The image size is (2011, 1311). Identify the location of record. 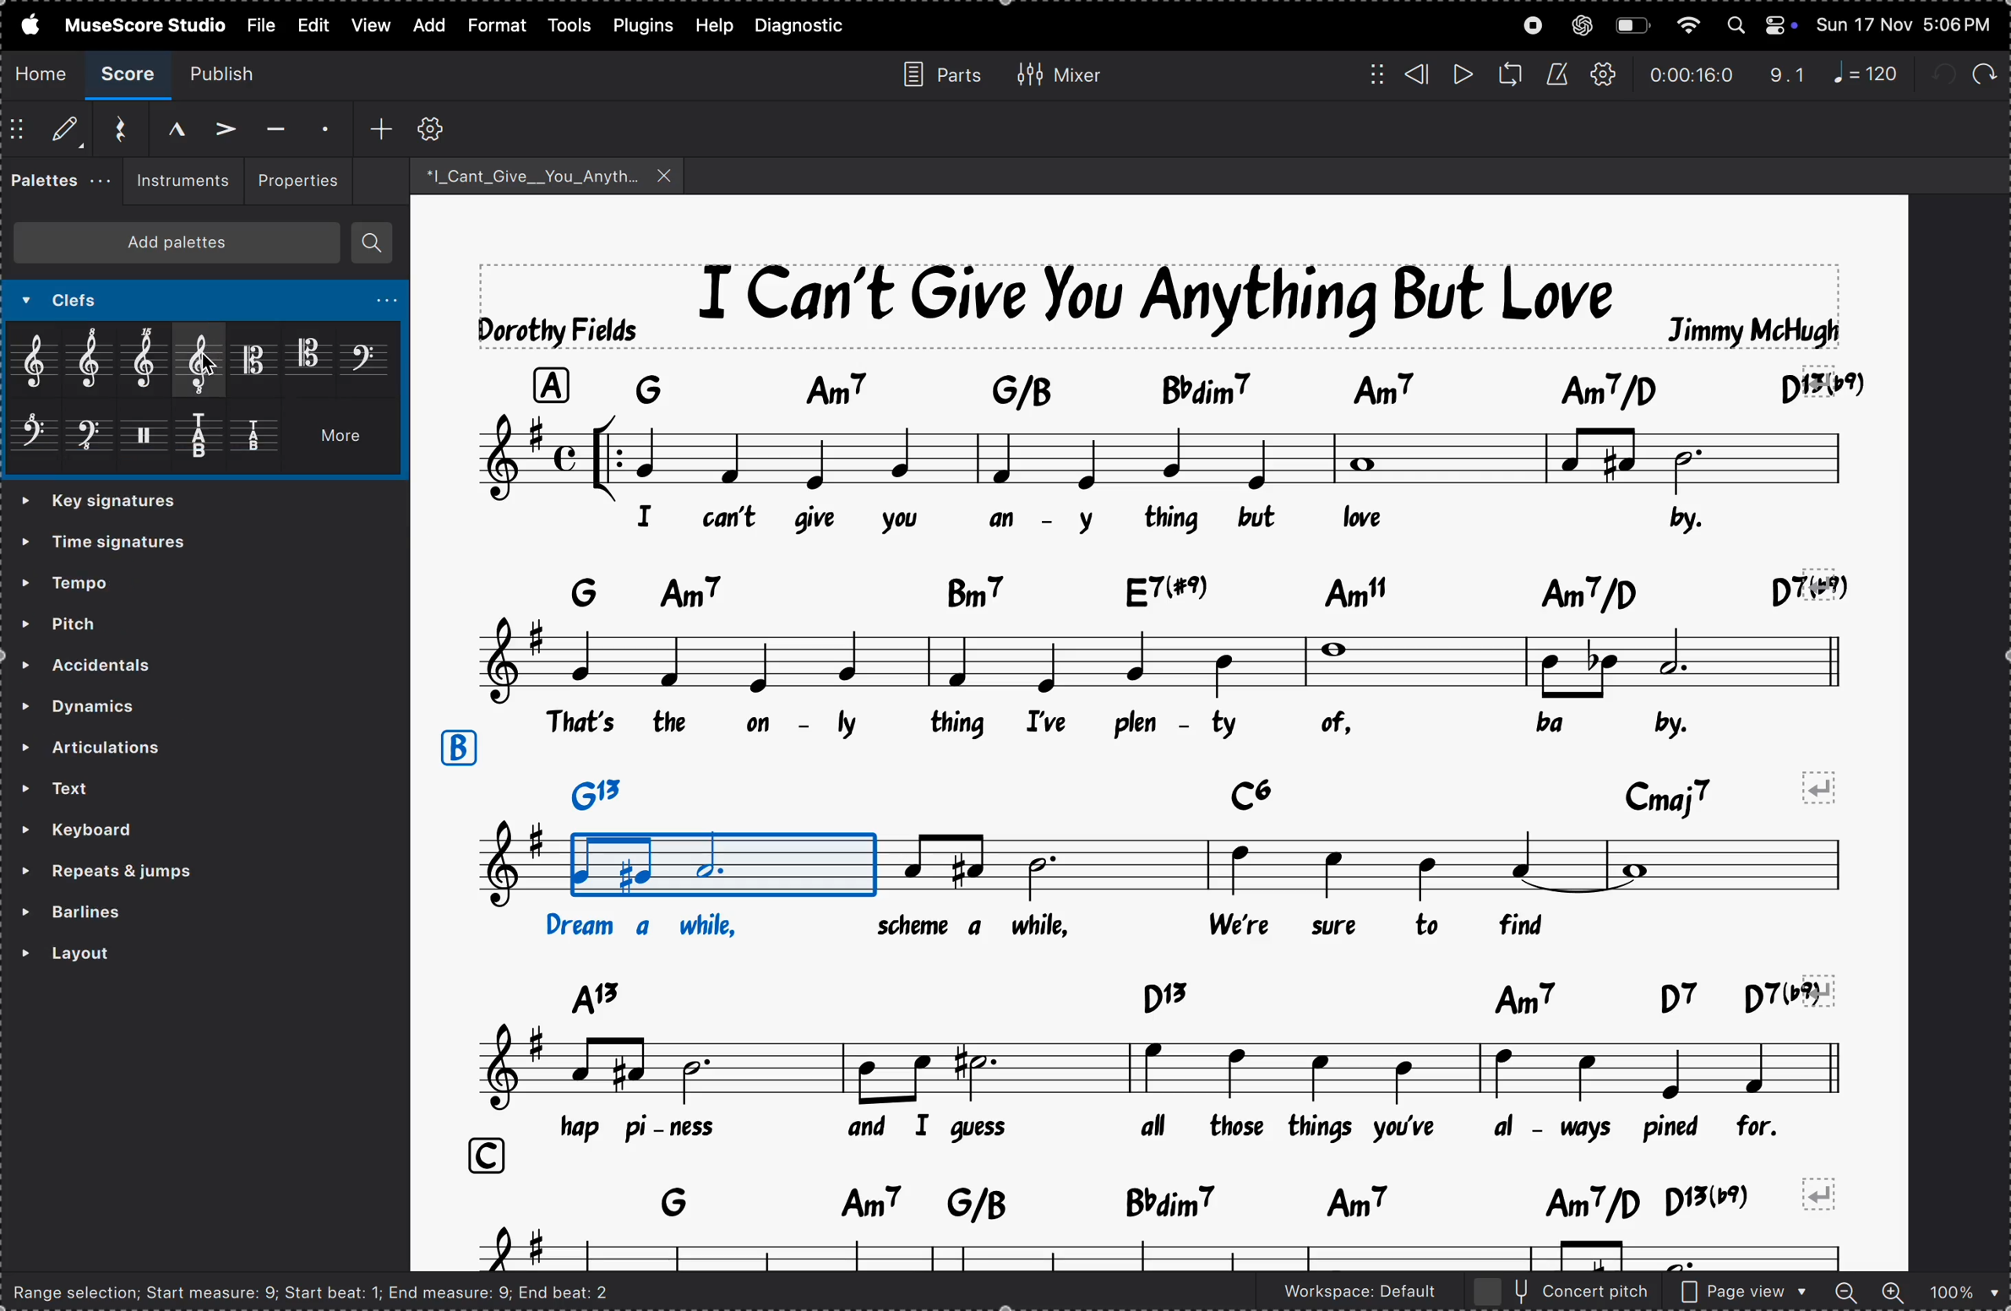
(1533, 25).